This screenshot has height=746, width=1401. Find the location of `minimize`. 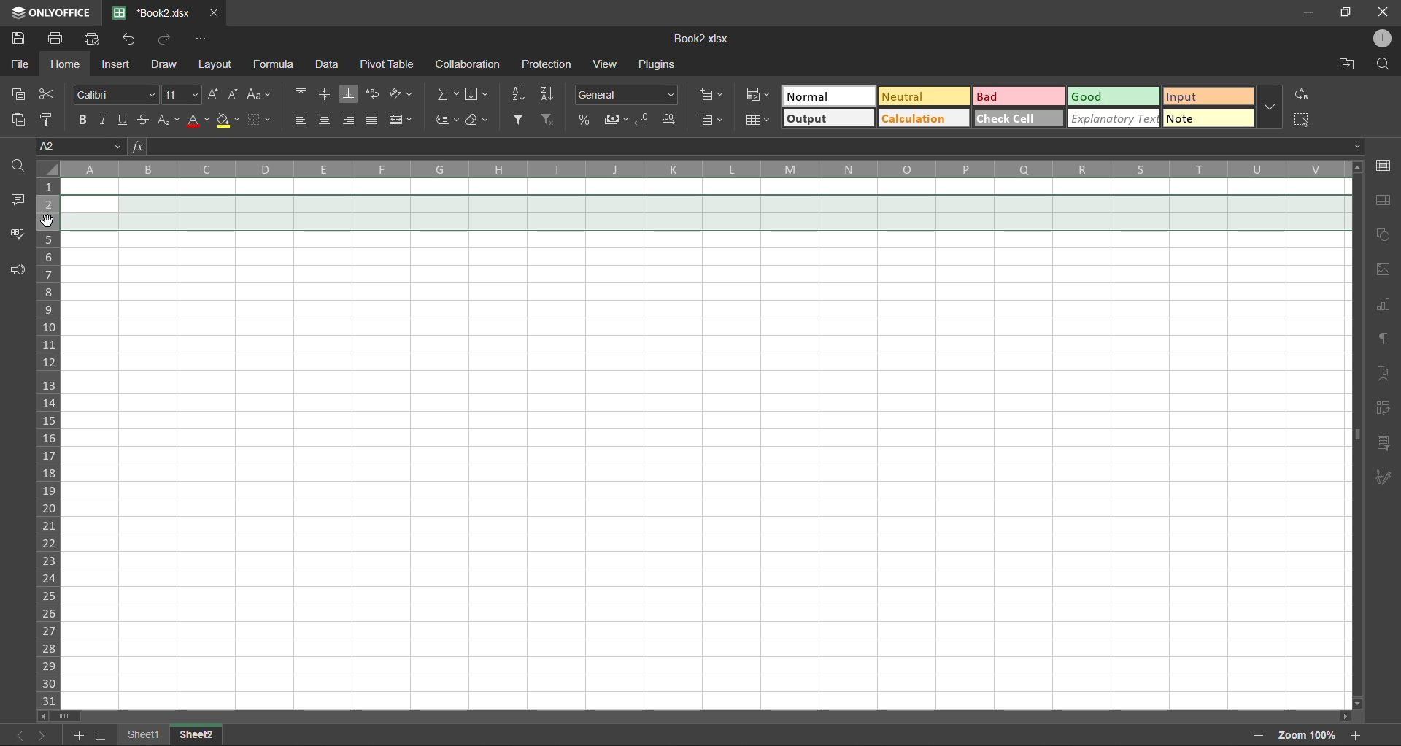

minimize is located at coordinates (1309, 13).